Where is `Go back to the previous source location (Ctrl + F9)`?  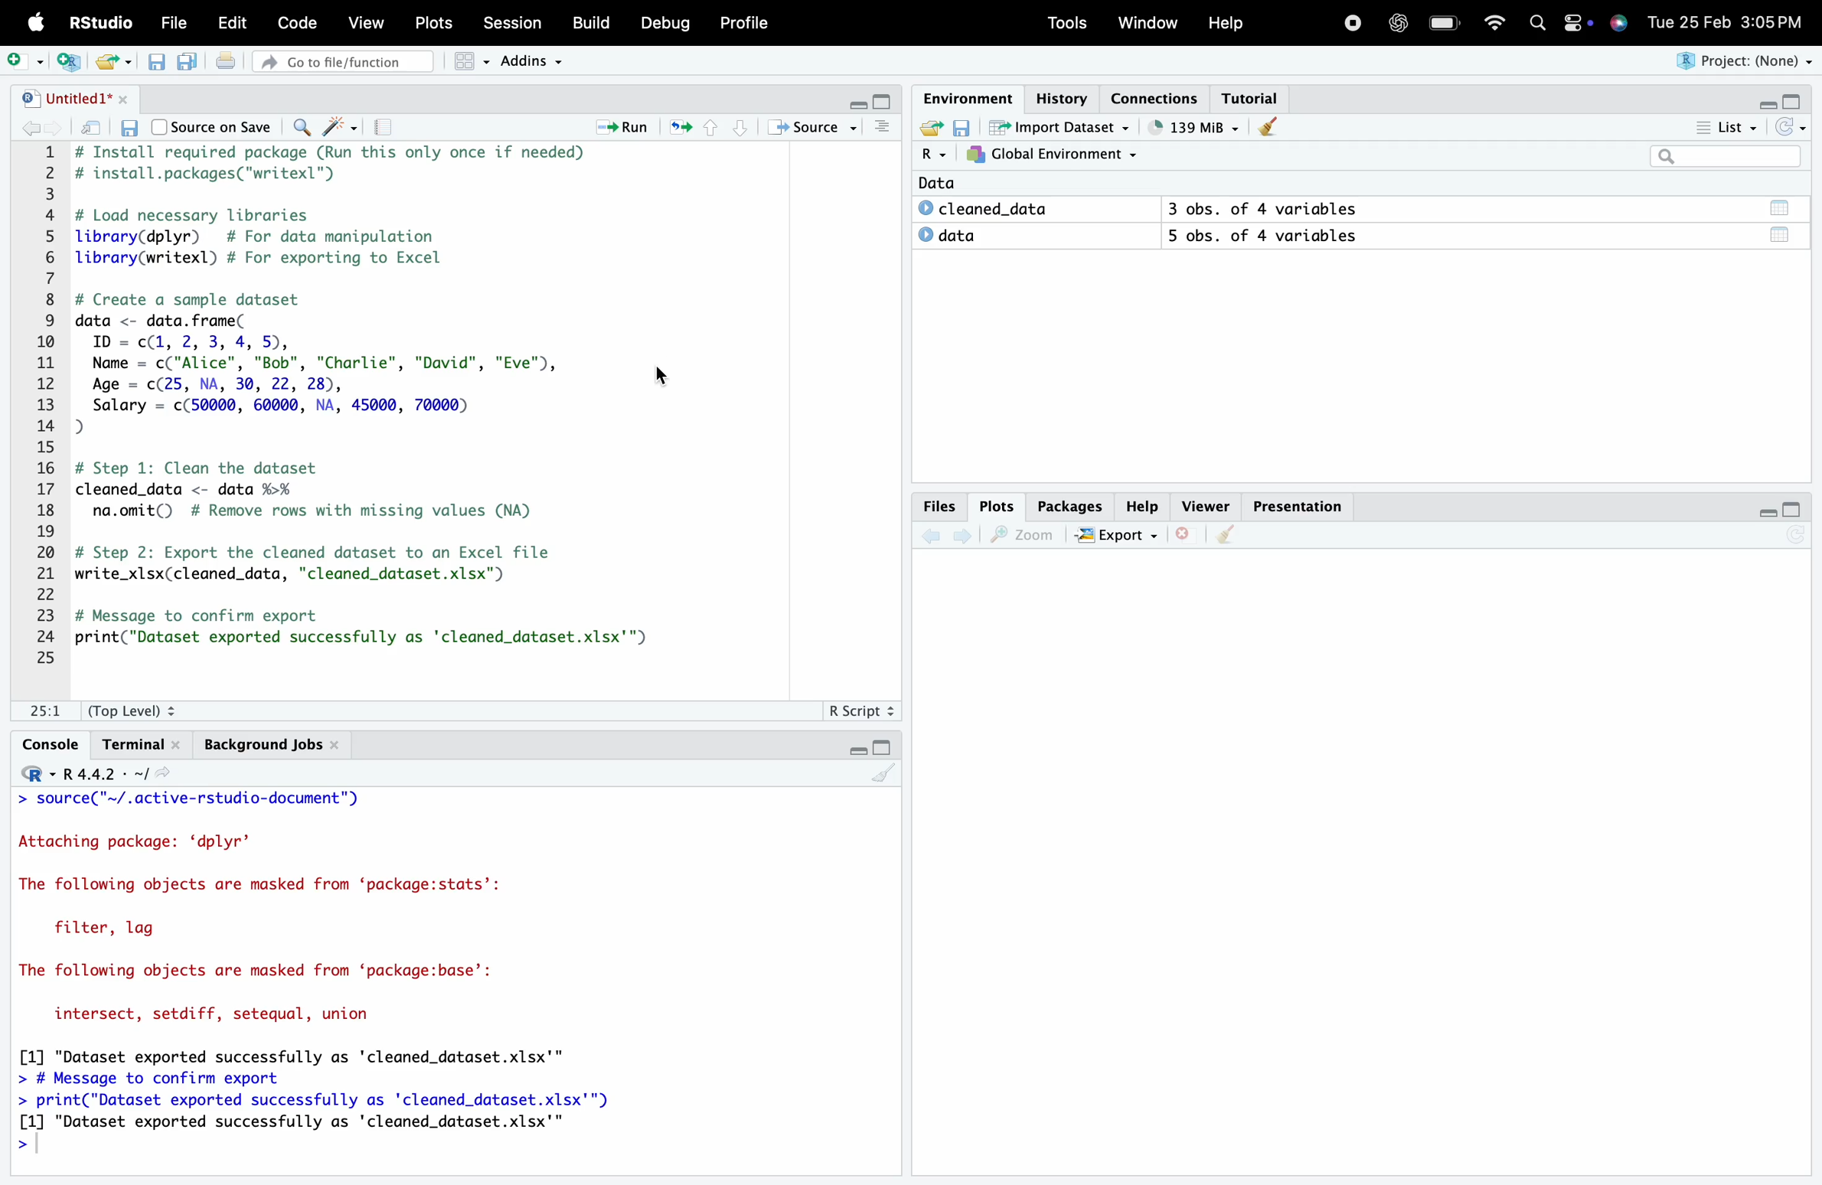
Go back to the previous source location (Ctrl + F9) is located at coordinates (28, 127).